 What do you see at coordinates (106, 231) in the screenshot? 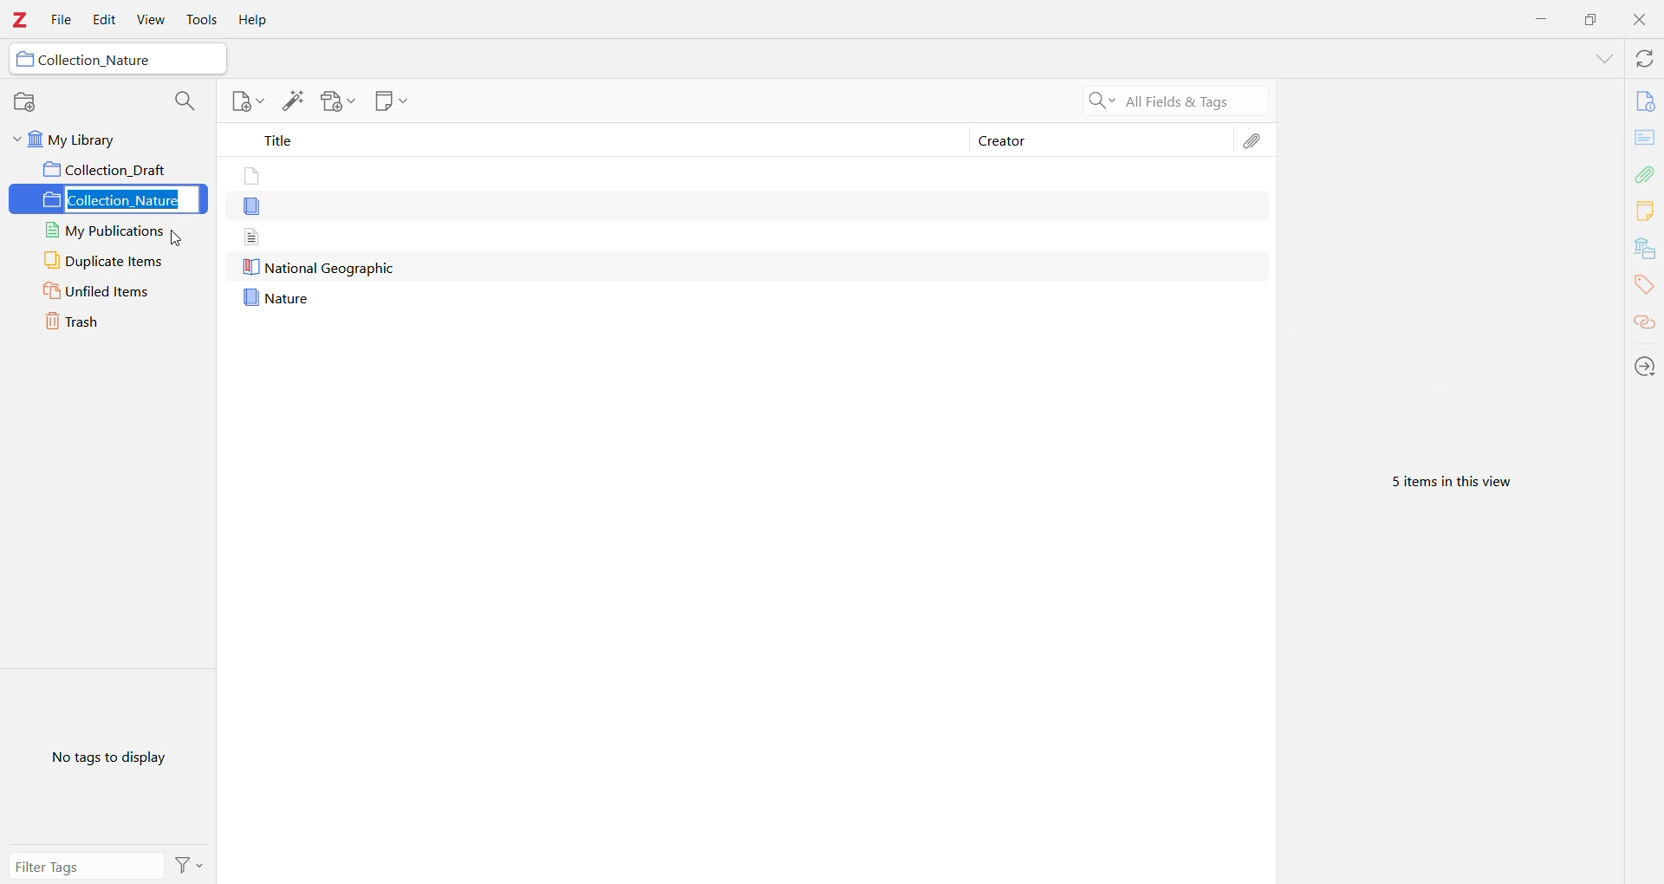
I see `My Publications` at bounding box center [106, 231].